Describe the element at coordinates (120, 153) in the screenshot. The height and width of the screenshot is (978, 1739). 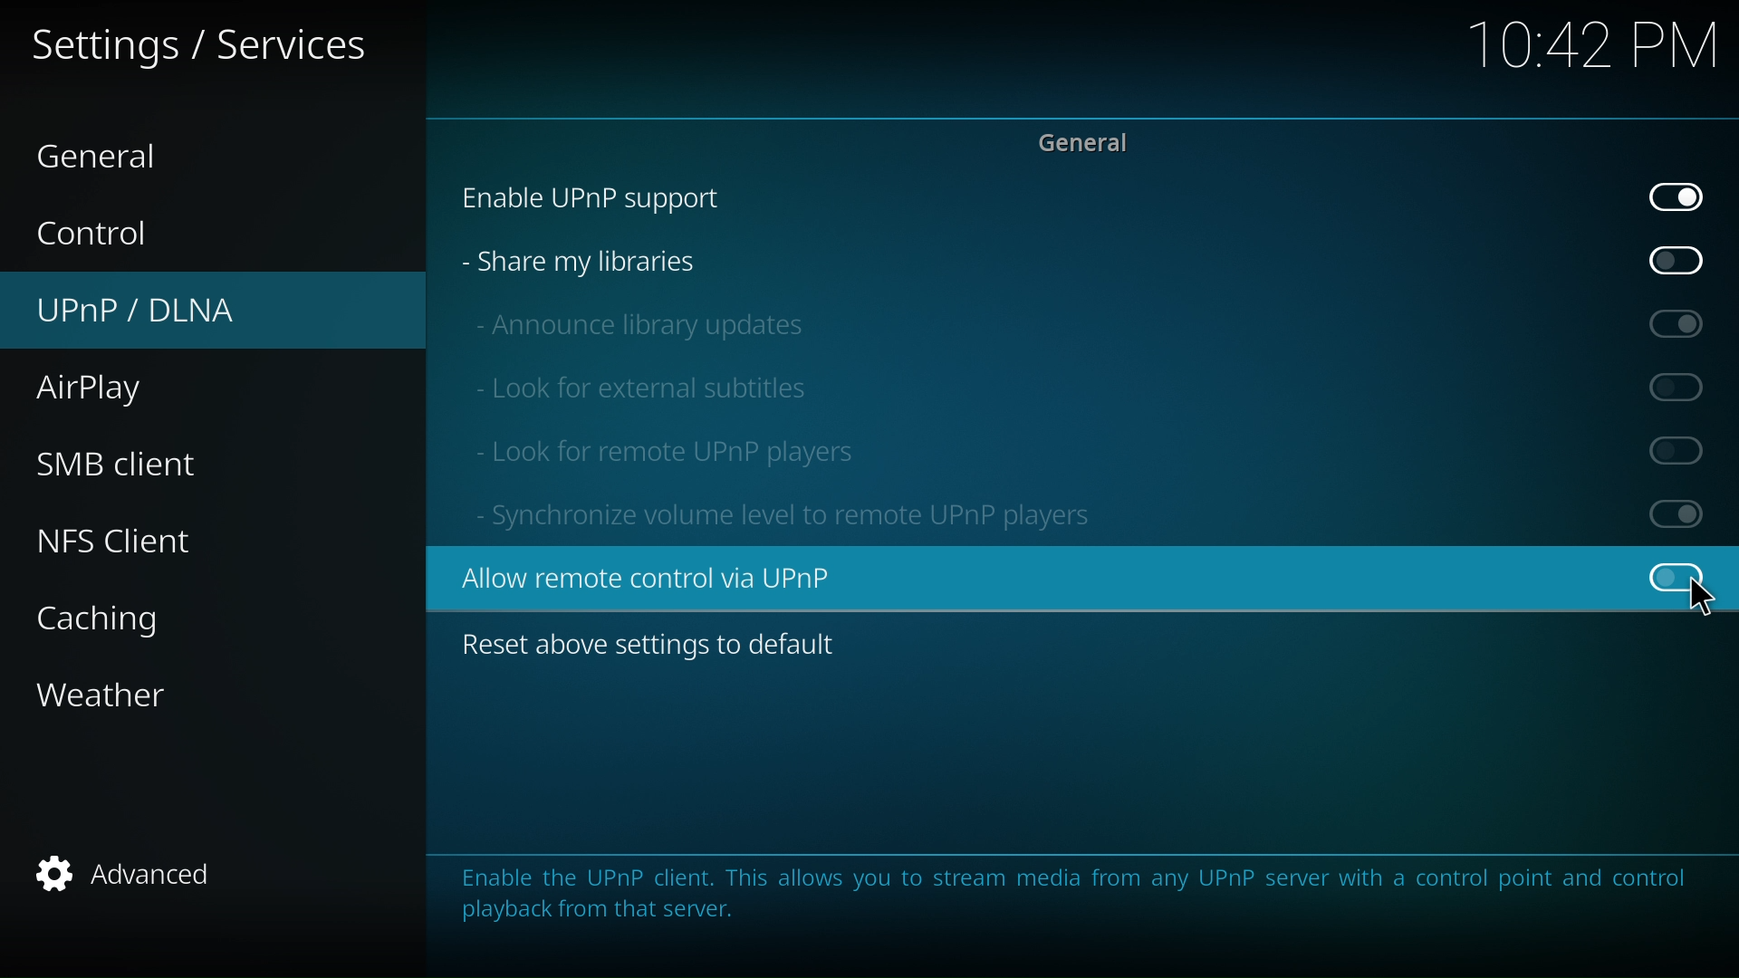
I see `general` at that location.